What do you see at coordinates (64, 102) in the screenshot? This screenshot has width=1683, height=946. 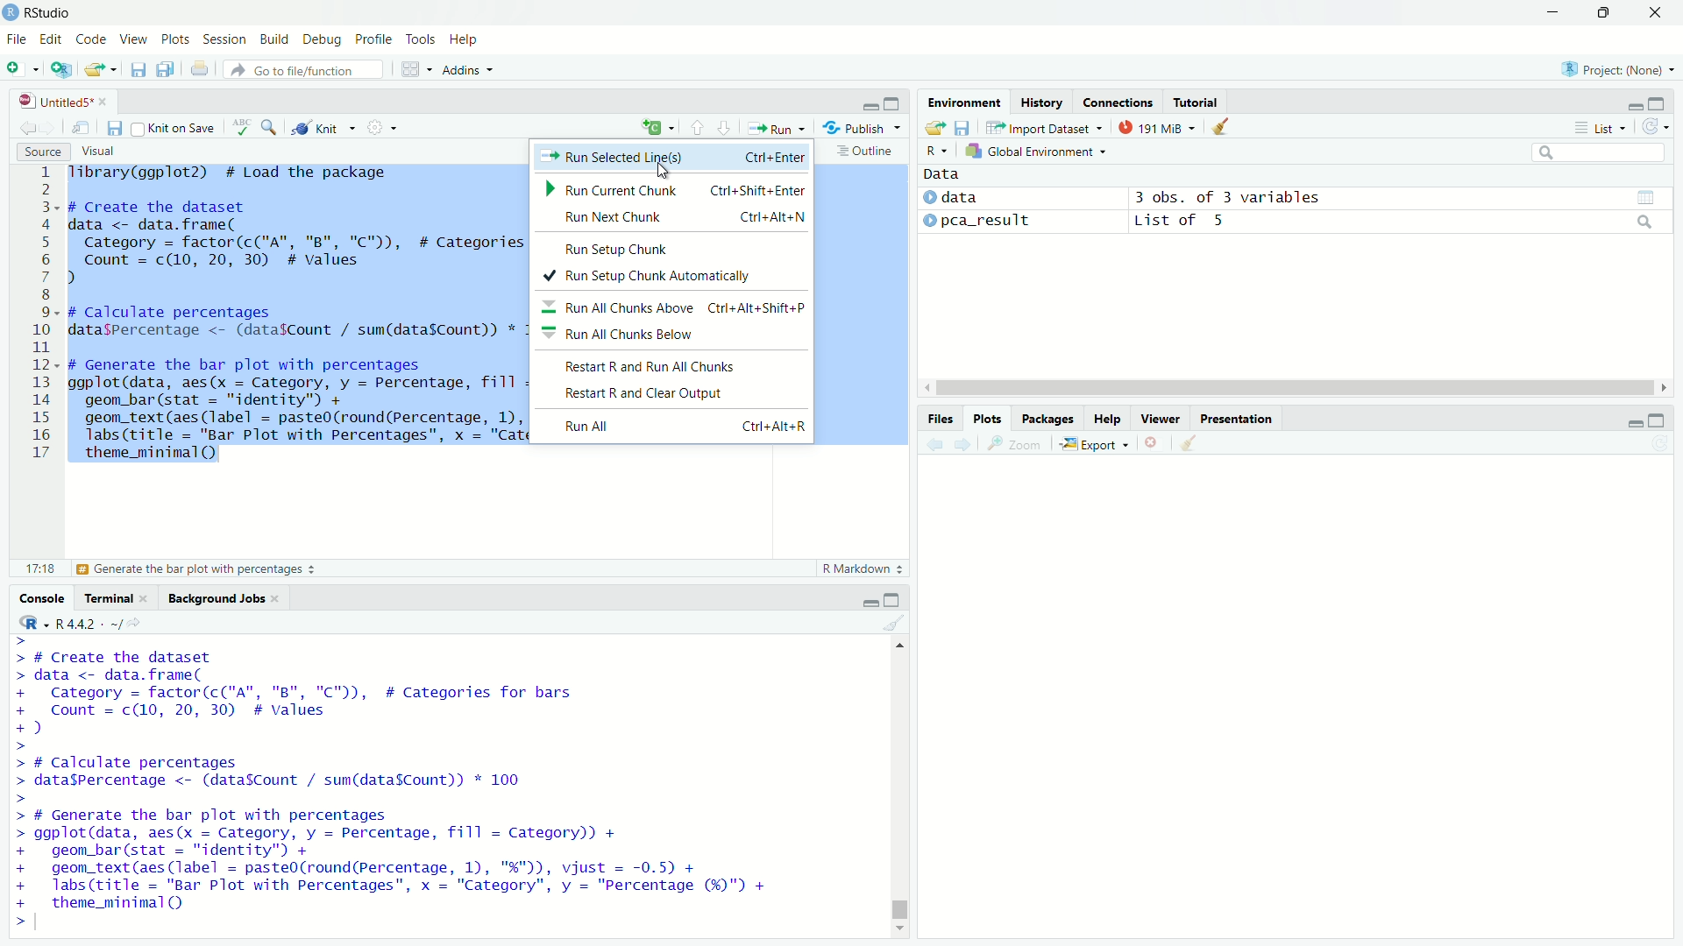 I see `file name: untitled5` at bounding box center [64, 102].